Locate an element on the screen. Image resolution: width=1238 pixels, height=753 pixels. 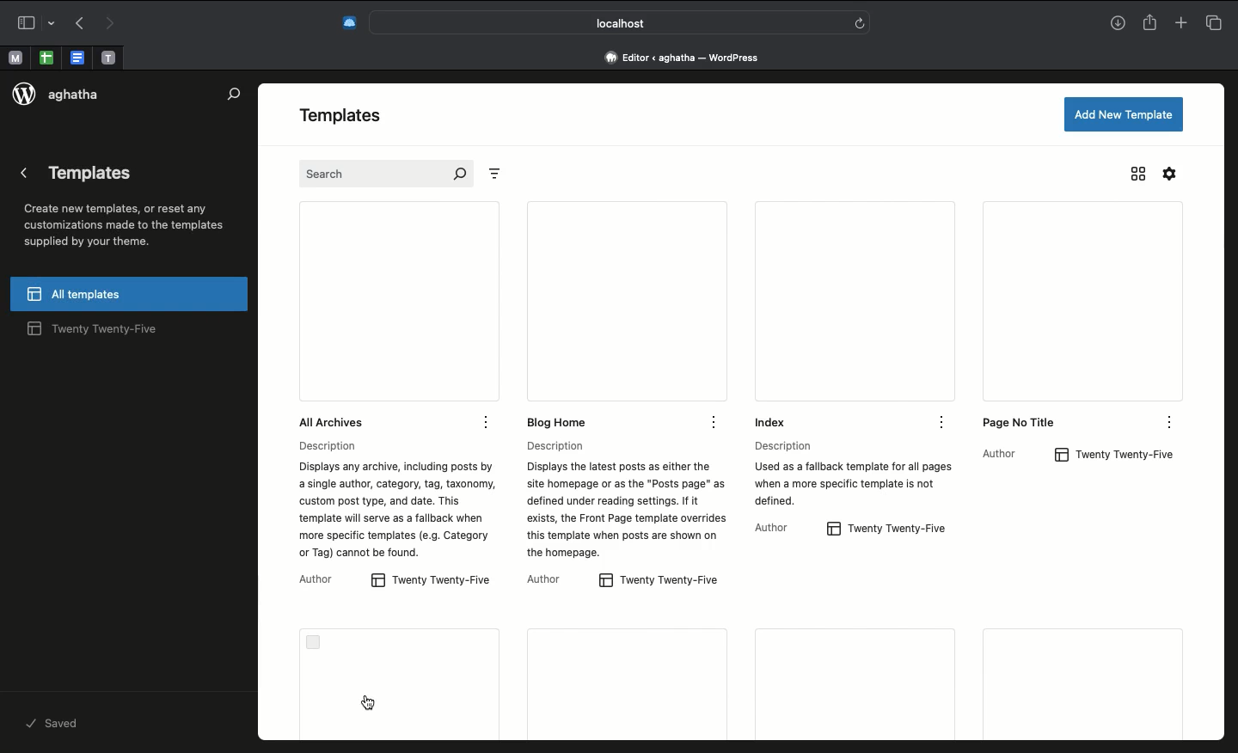
Downlaods is located at coordinates (1118, 25).